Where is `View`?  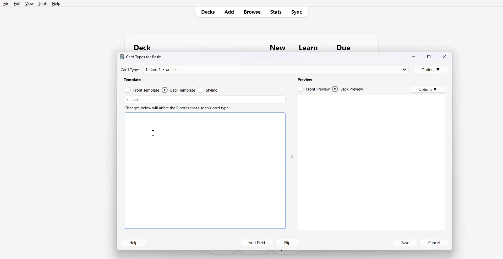 View is located at coordinates (29, 3).